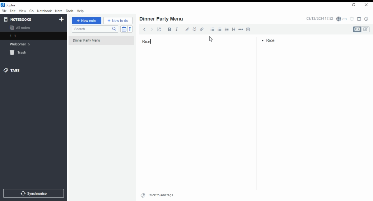  I want to click on trash, so click(19, 53).